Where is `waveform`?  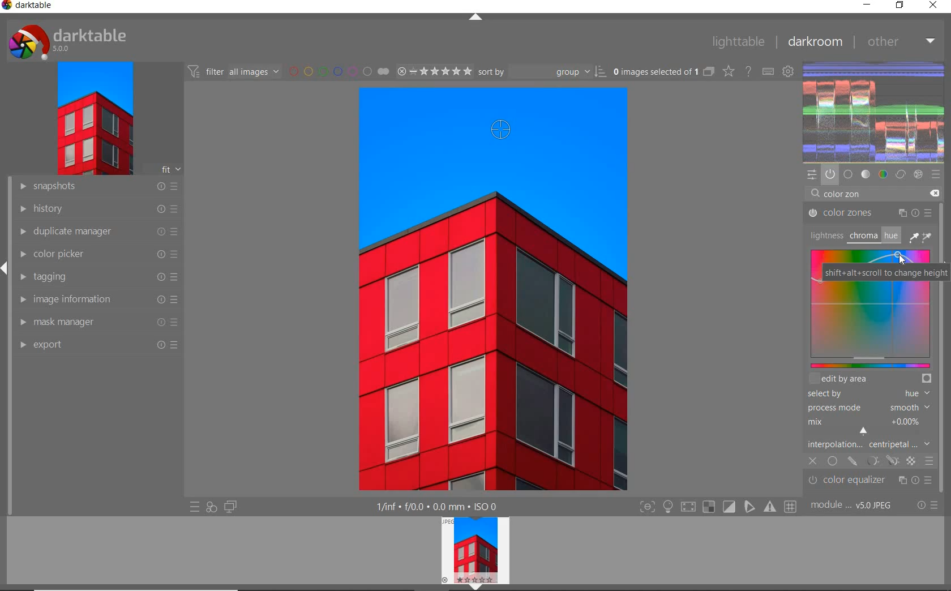
waveform is located at coordinates (875, 111).